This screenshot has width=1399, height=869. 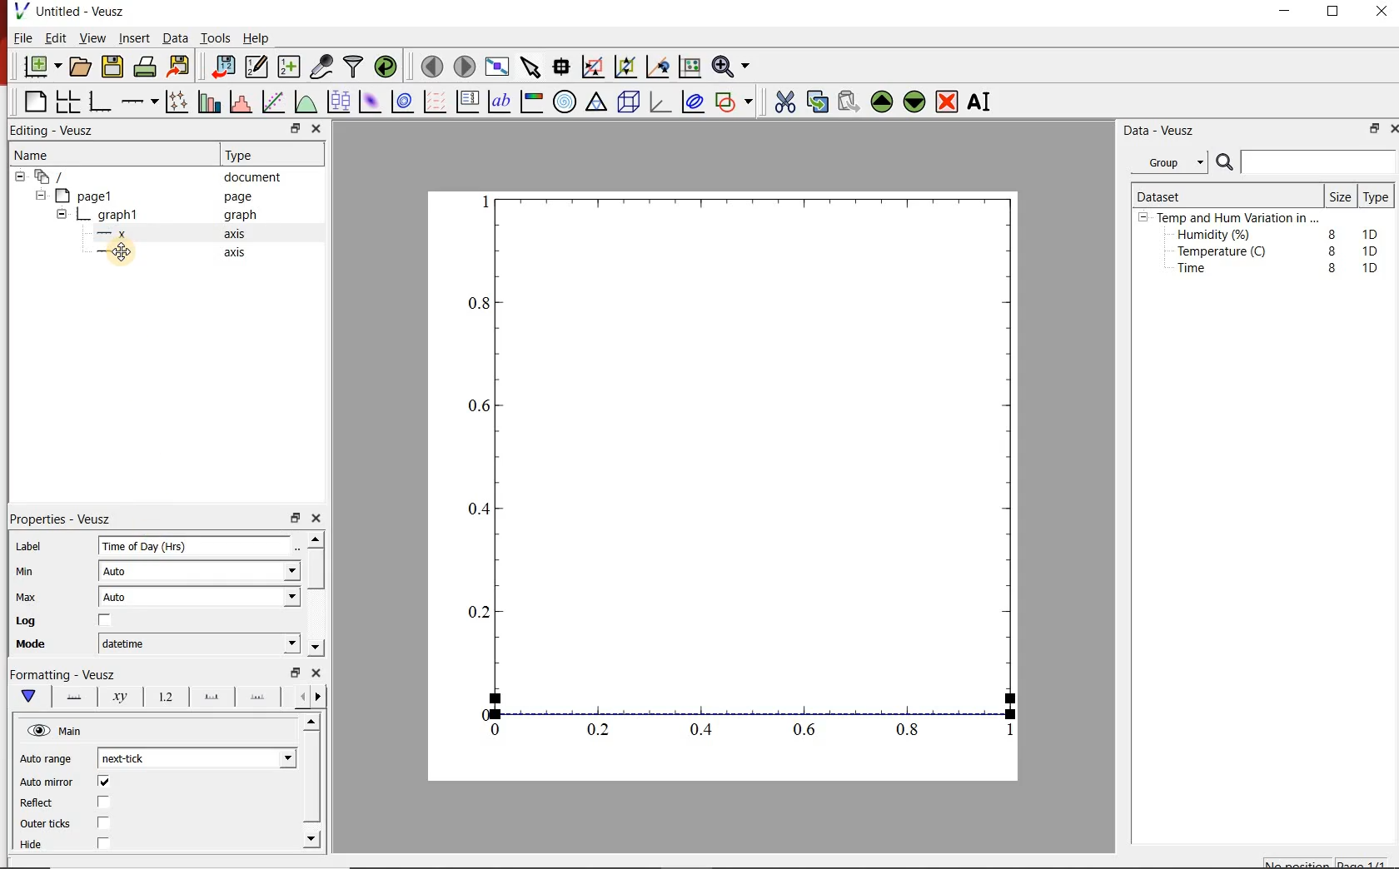 I want to click on Help, so click(x=257, y=37).